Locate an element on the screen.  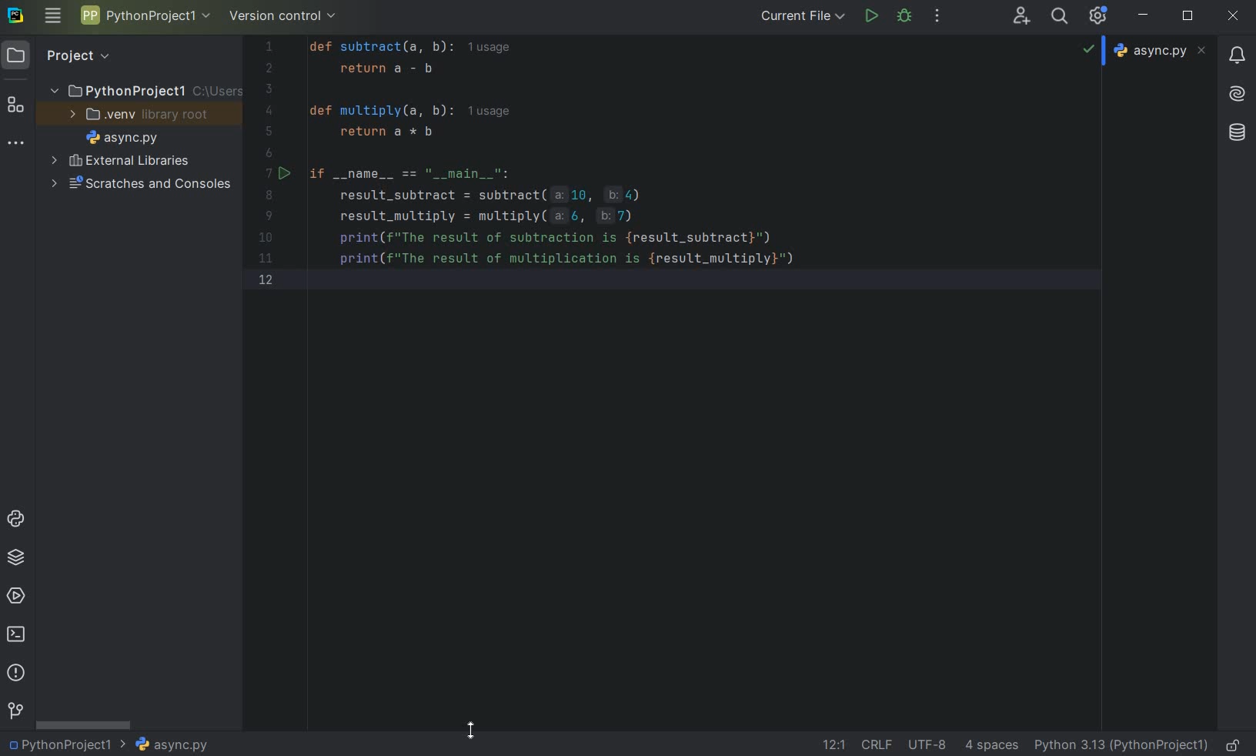
file name is located at coordinates (171, 744).